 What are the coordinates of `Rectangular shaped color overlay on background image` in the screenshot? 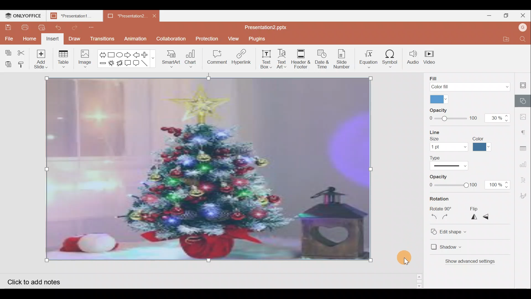 It's located at (210, 171).